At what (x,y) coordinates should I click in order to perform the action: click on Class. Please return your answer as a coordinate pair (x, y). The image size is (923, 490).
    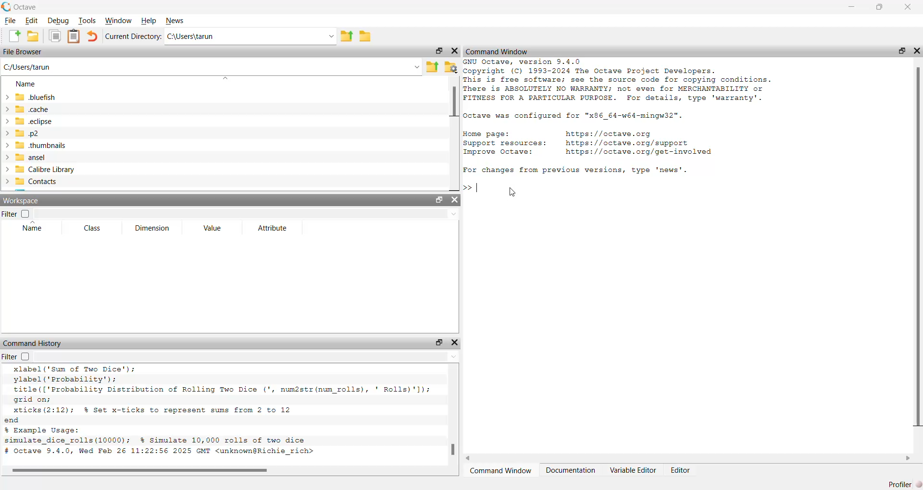
    Looking at the image, I should click on (92, 229).